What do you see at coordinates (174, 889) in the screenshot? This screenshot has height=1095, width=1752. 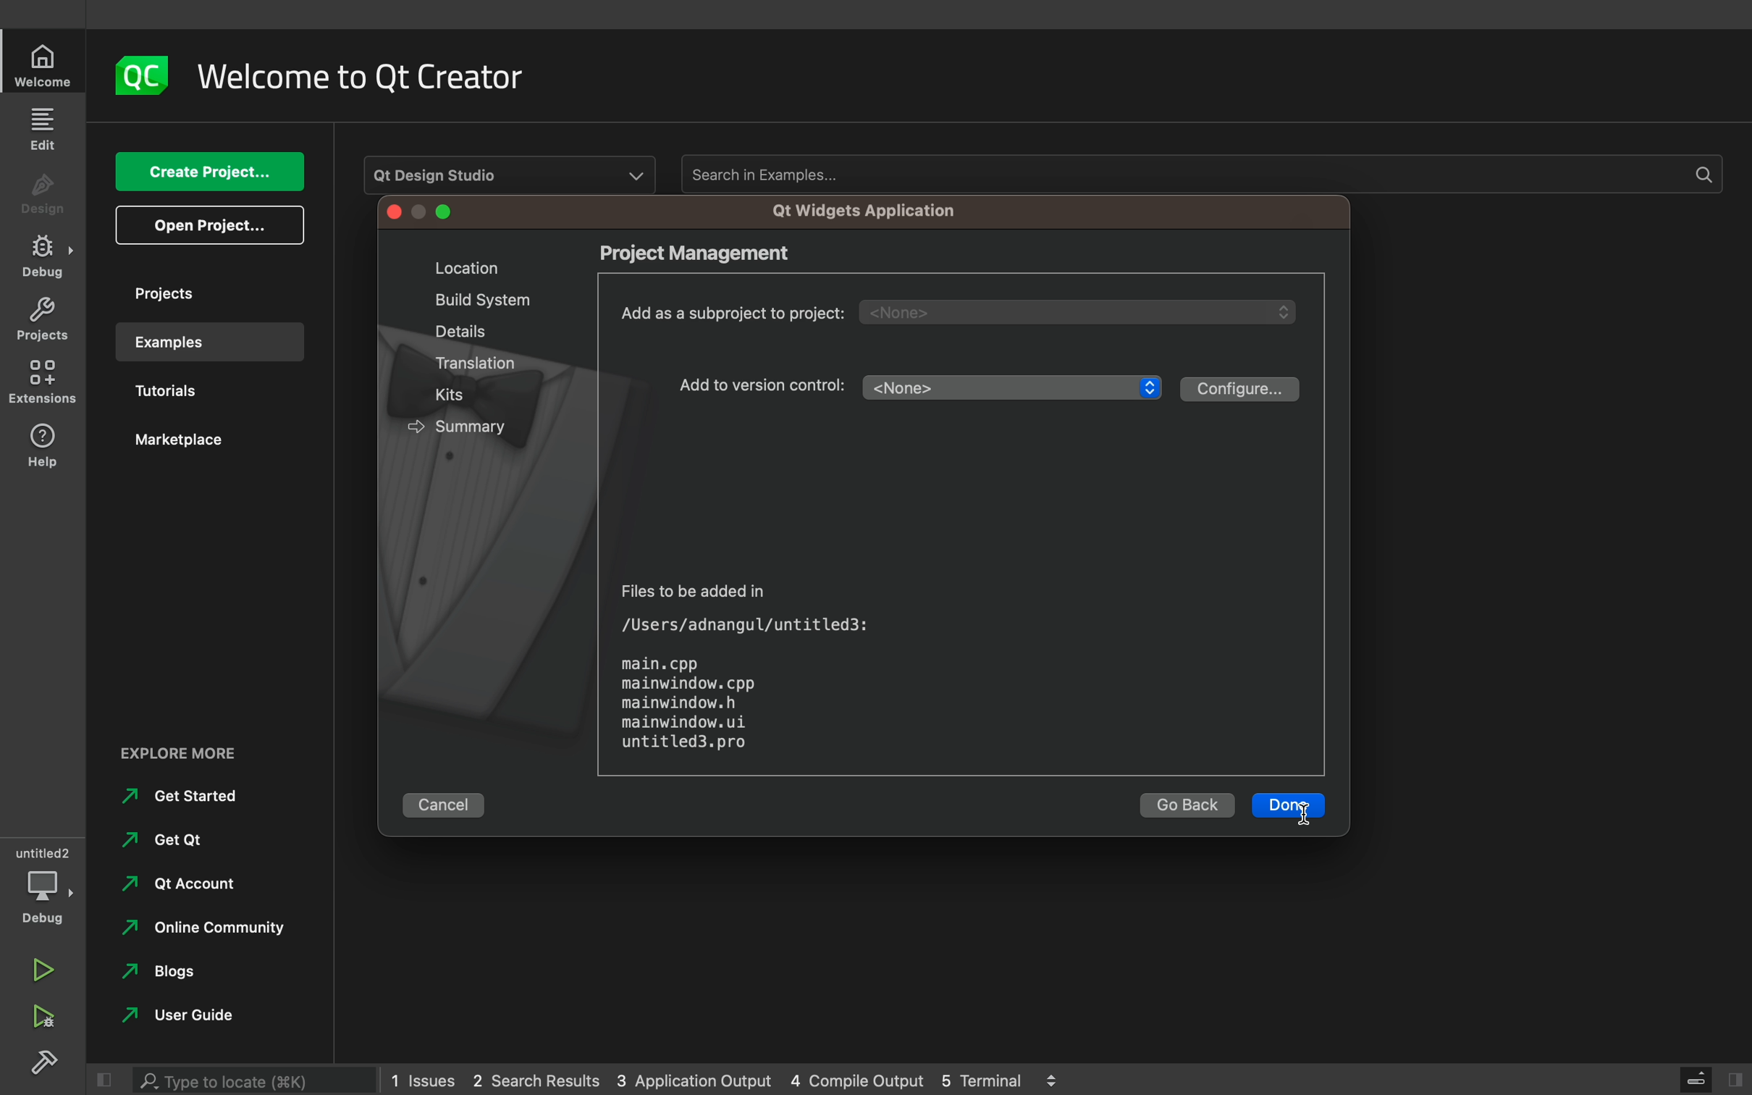 I see `Qt account` at bounding box center [174, 889].